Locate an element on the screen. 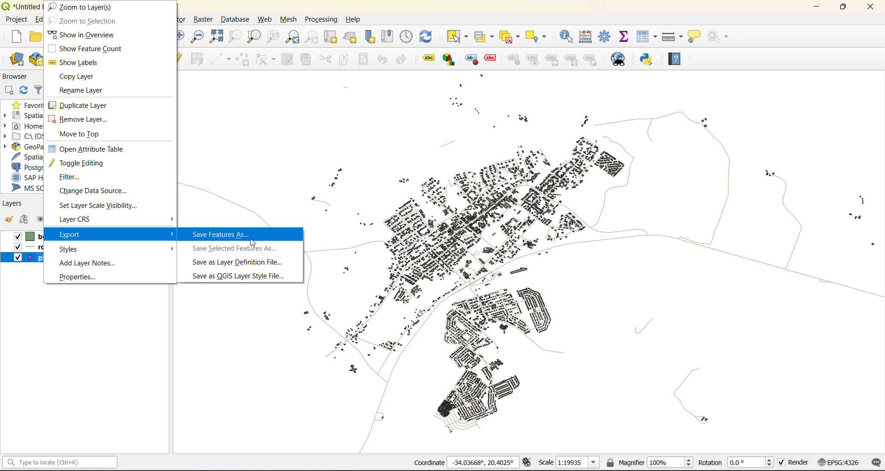  add polygon is located at coordinates (243, 59).